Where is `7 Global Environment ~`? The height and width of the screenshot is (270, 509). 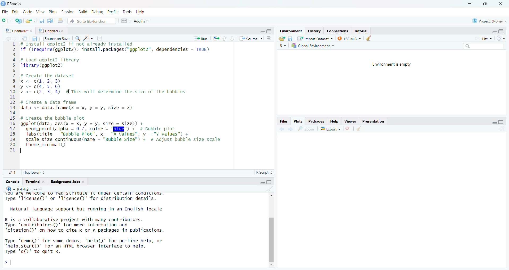 7 Global Environment ~ is located at coordinates (314, 46).